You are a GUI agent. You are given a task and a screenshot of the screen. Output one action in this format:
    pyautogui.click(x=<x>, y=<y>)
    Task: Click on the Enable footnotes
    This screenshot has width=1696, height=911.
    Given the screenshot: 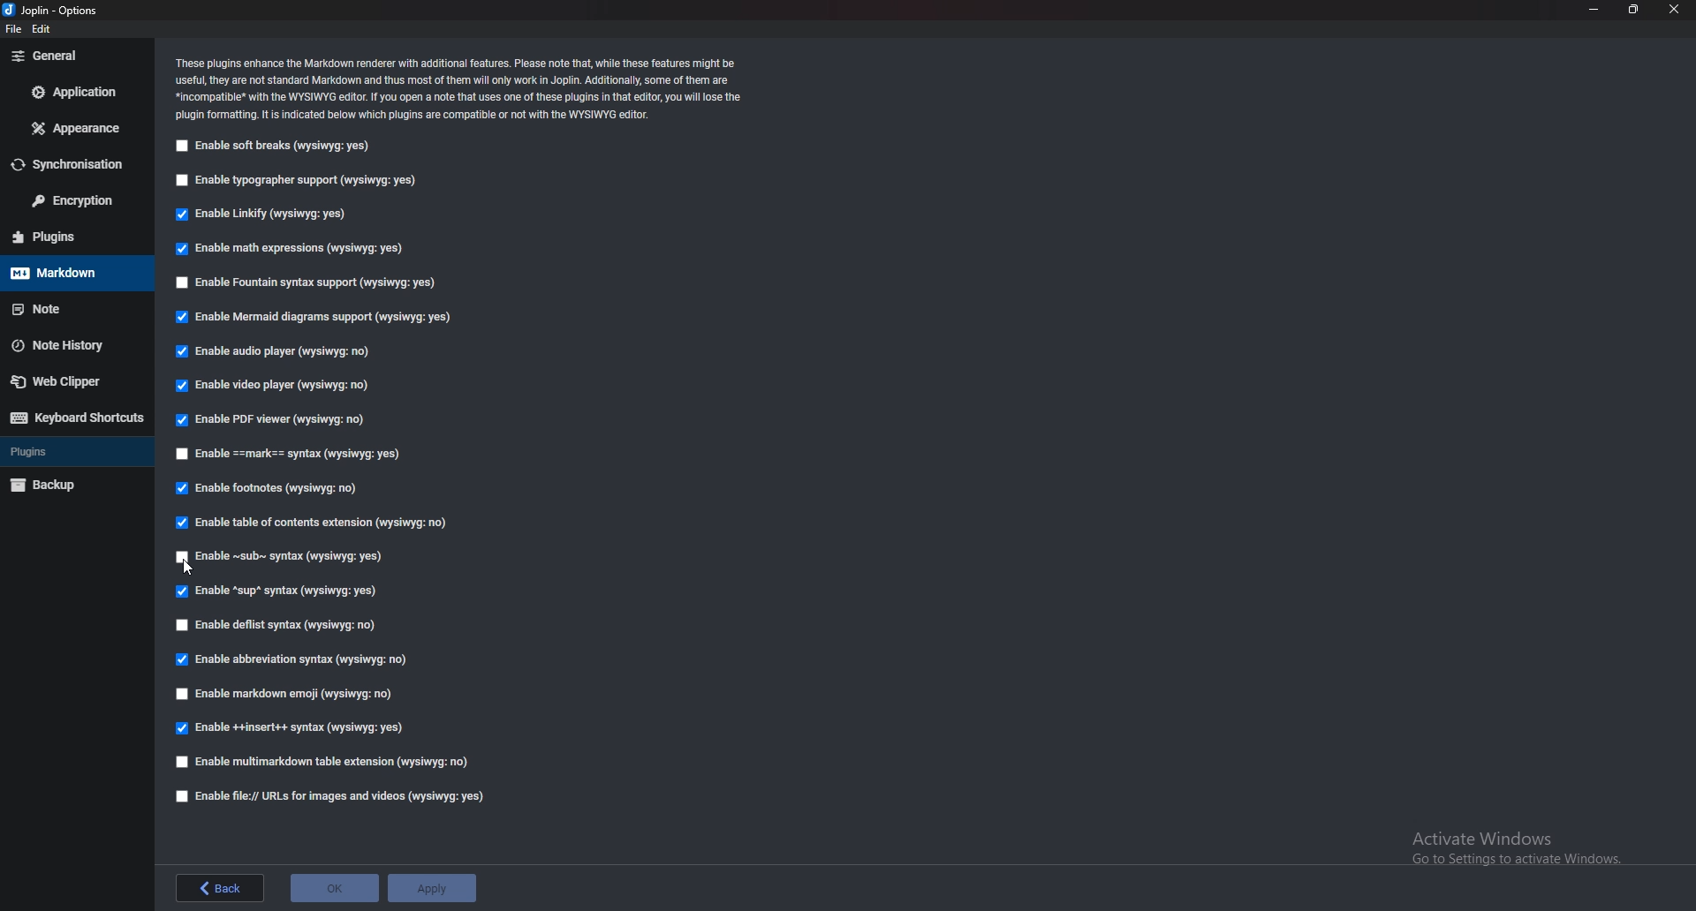 What is the action you would take?
    pyautogui.click(x=270, y=491)
    